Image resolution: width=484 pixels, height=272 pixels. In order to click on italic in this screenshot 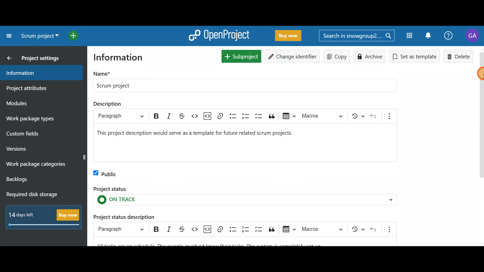, I will do `click(169, 116)`.